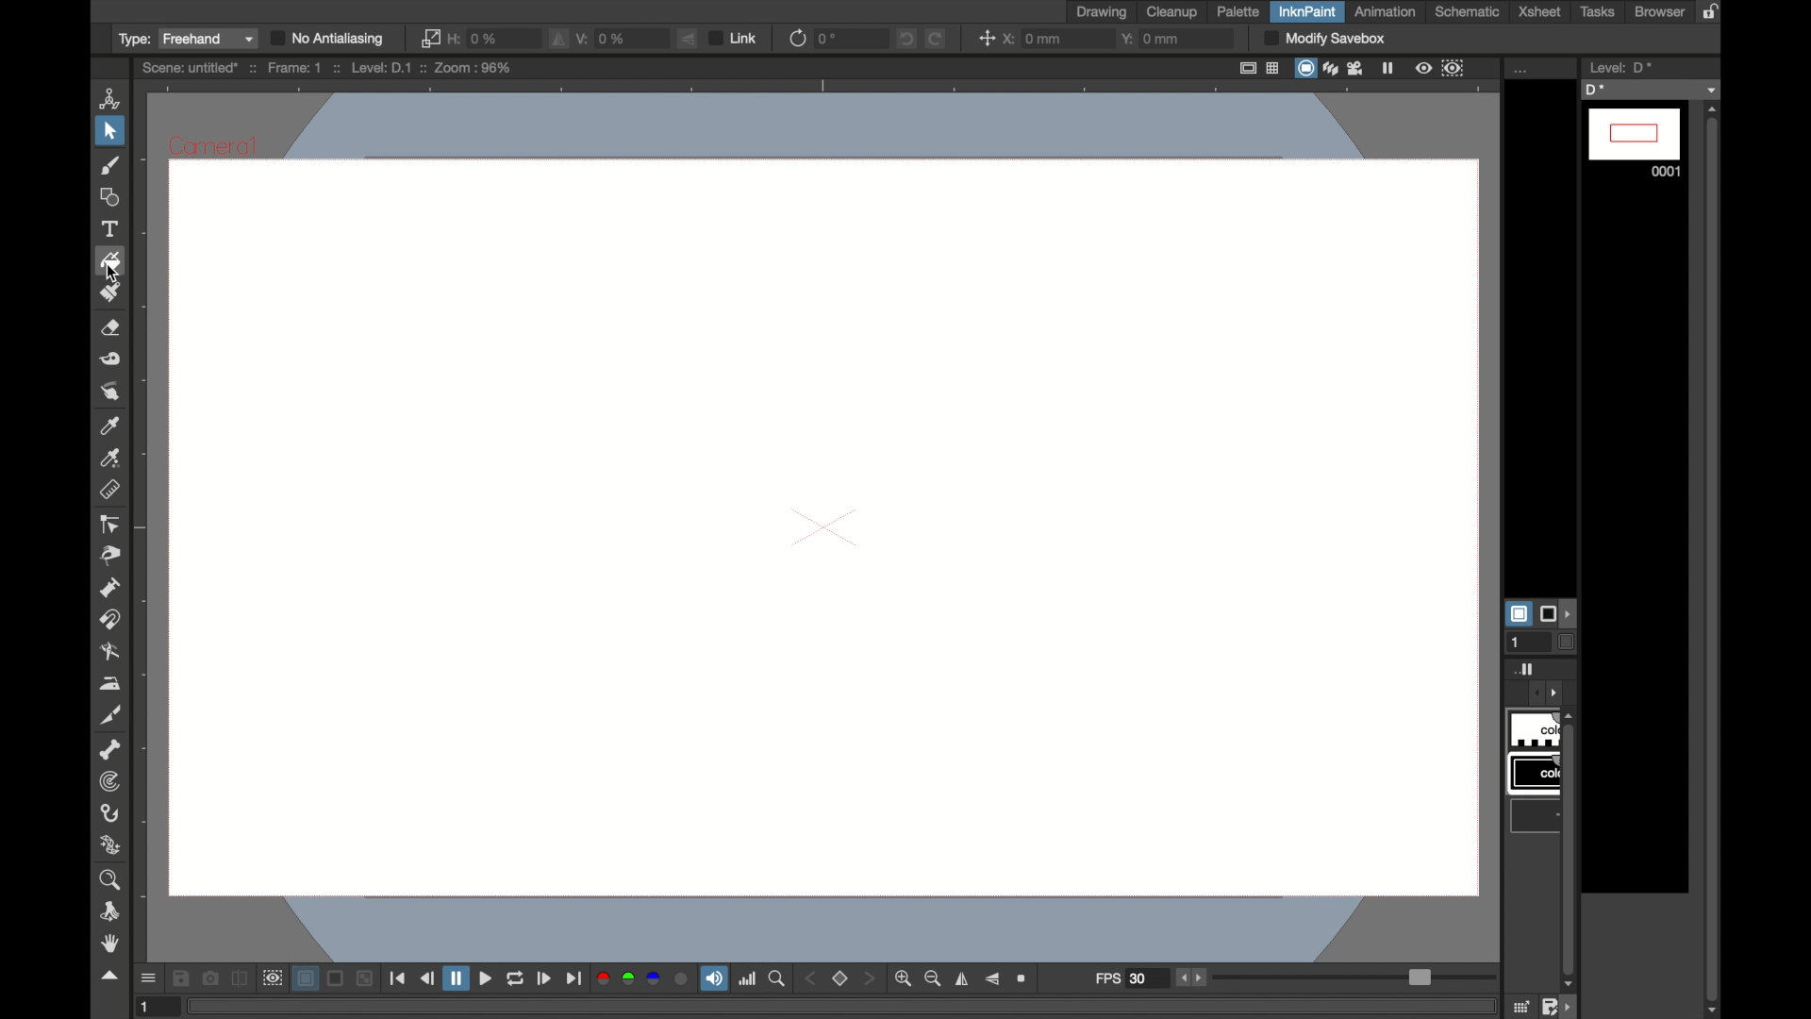 Image resolution: width=1811 pixels, height=1019 pixels. I want to click on view, so click(1425, 68).